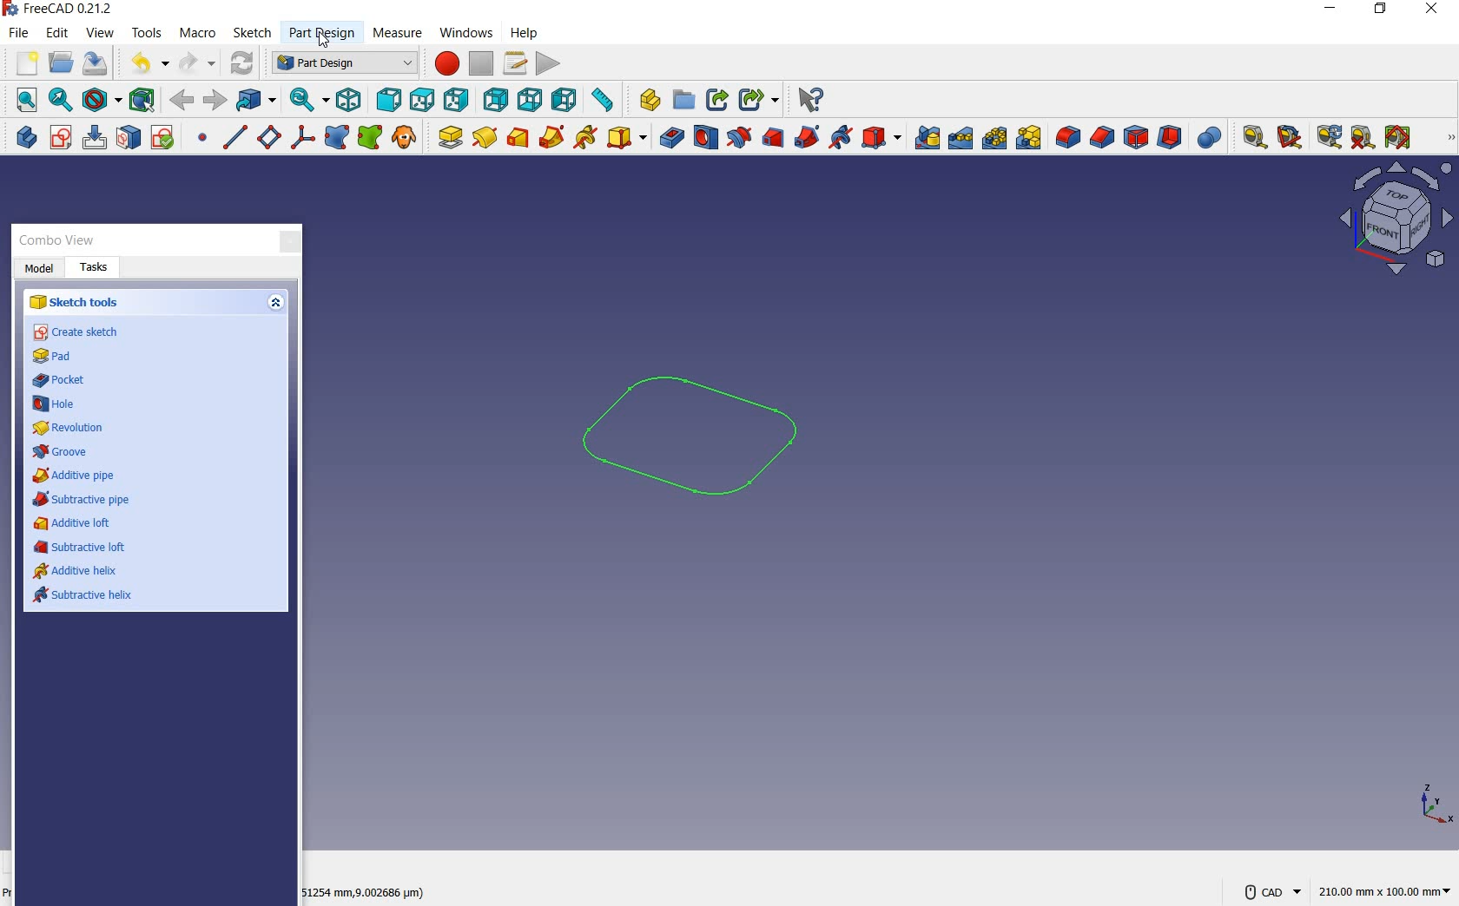 The image size is (1459, 906). What do you see at coordinates (149, 63) in the screenshot?
I see `undo` at bounding box center [149, 63].